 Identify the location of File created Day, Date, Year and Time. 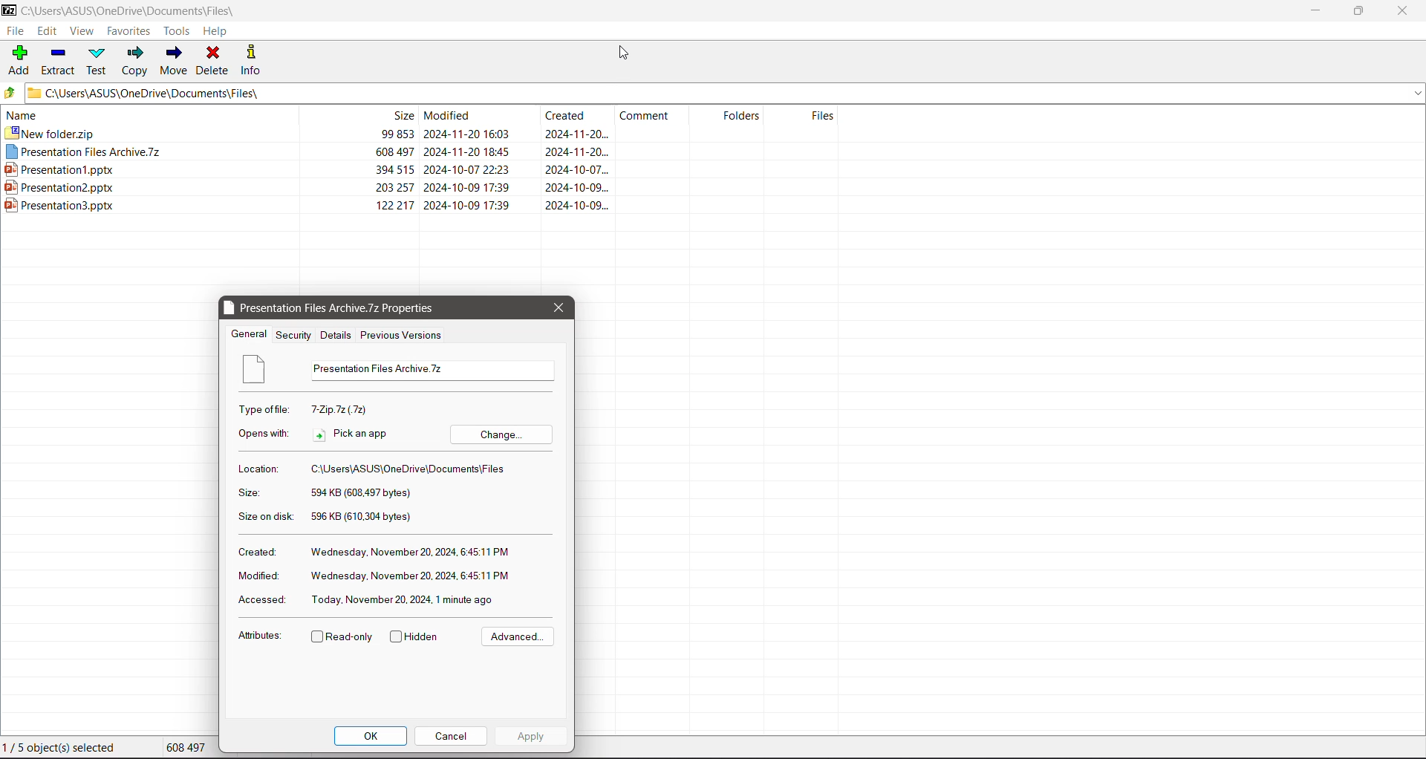
(414, 550).